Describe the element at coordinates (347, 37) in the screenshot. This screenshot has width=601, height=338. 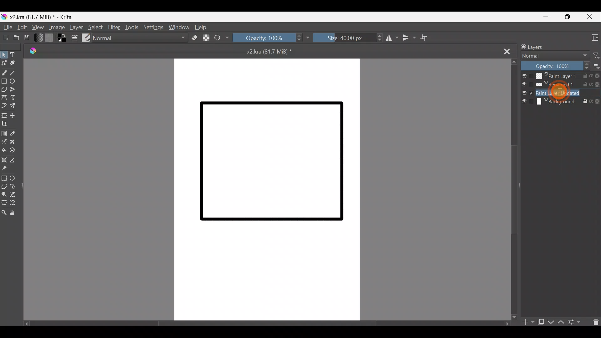
I see `Size: 40.00px` at that location.